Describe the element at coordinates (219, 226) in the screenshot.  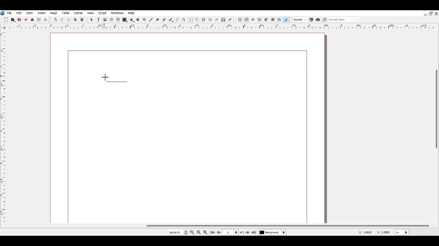
I see `Horizontal Scroll bar` at that location.